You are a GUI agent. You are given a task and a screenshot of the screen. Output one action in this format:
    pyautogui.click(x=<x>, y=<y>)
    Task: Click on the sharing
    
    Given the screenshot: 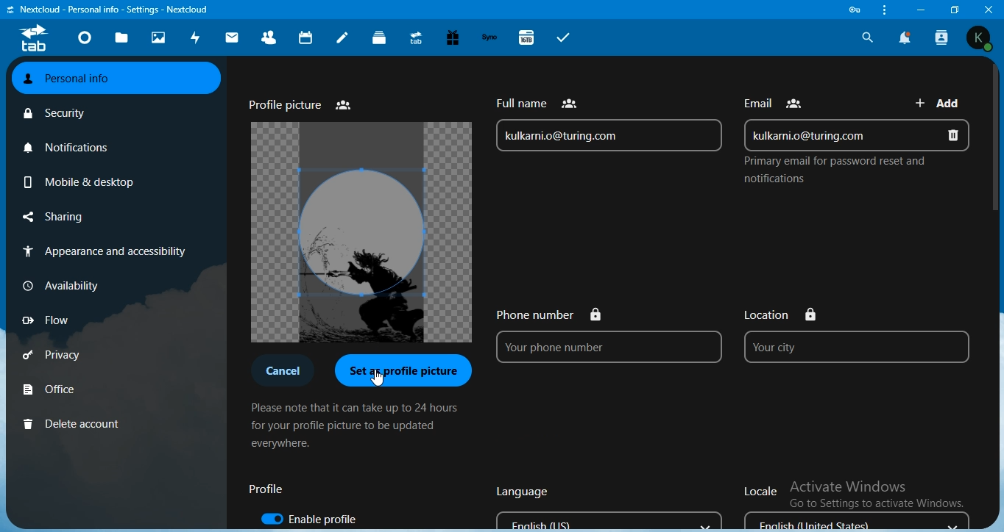 What is the action you would take?
    pyautogui.click(x=54, y=217)
    